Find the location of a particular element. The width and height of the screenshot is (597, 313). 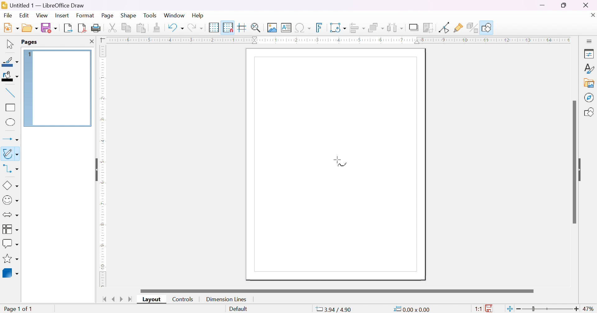

restore down is located at coordinates (564, 5).